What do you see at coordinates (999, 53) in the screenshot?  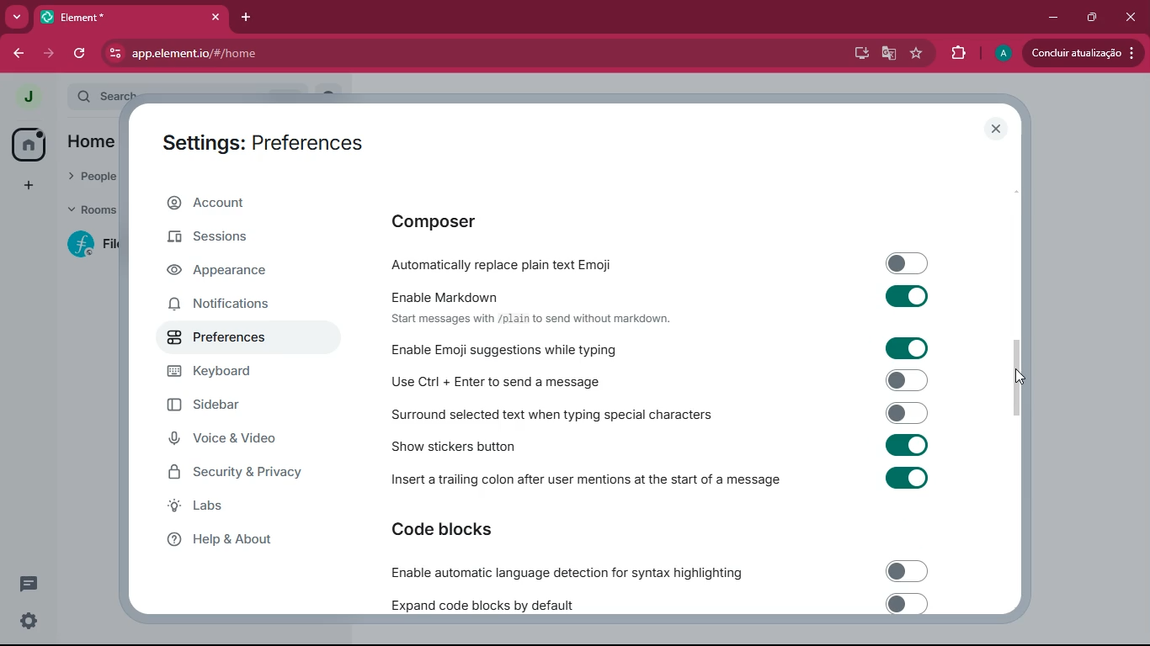 I see `profile` at bounding box center [999, 53].